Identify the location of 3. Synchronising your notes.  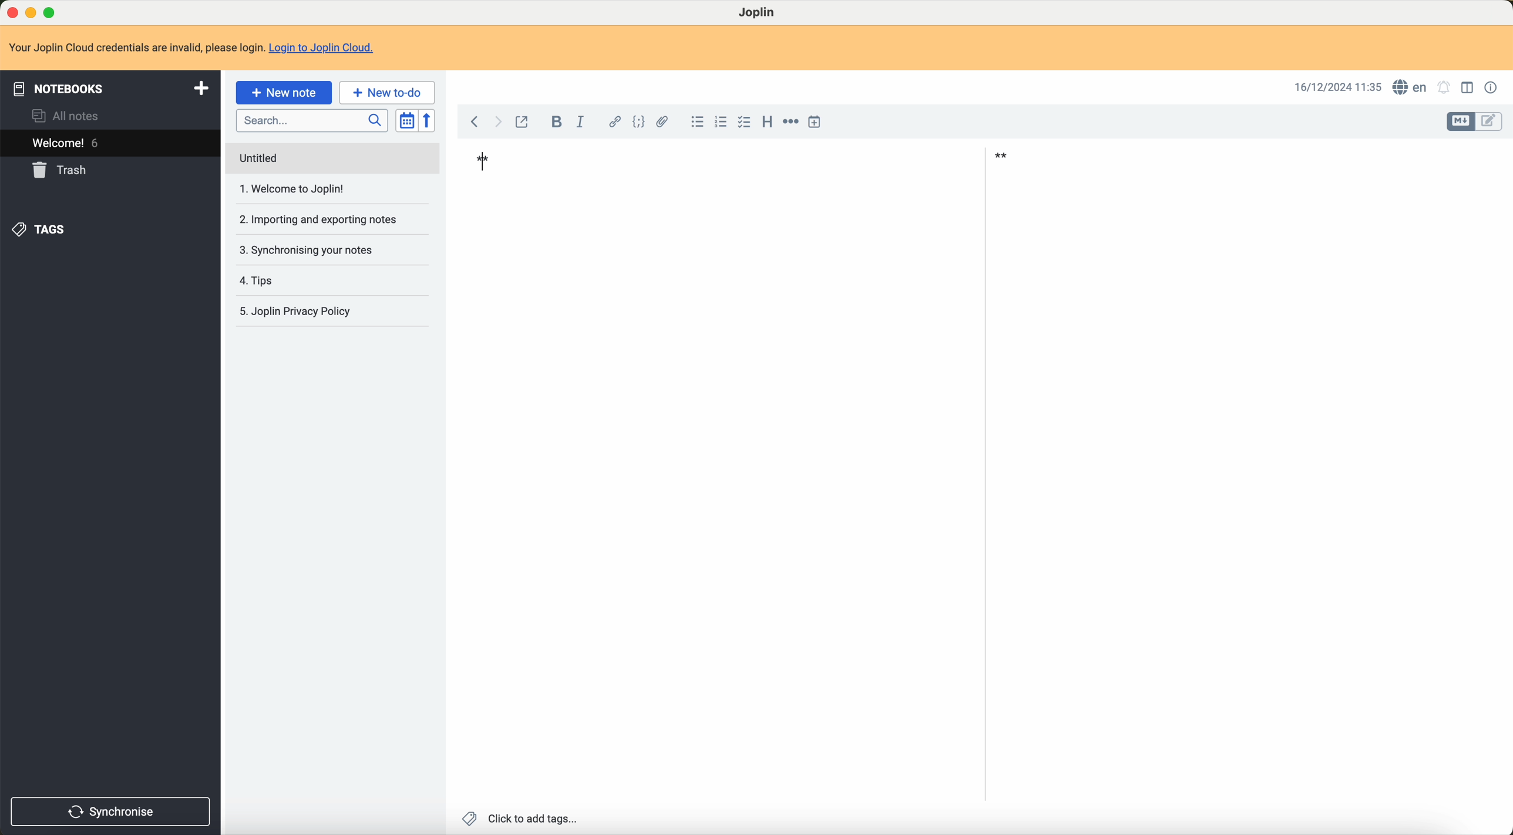
(311, 251).